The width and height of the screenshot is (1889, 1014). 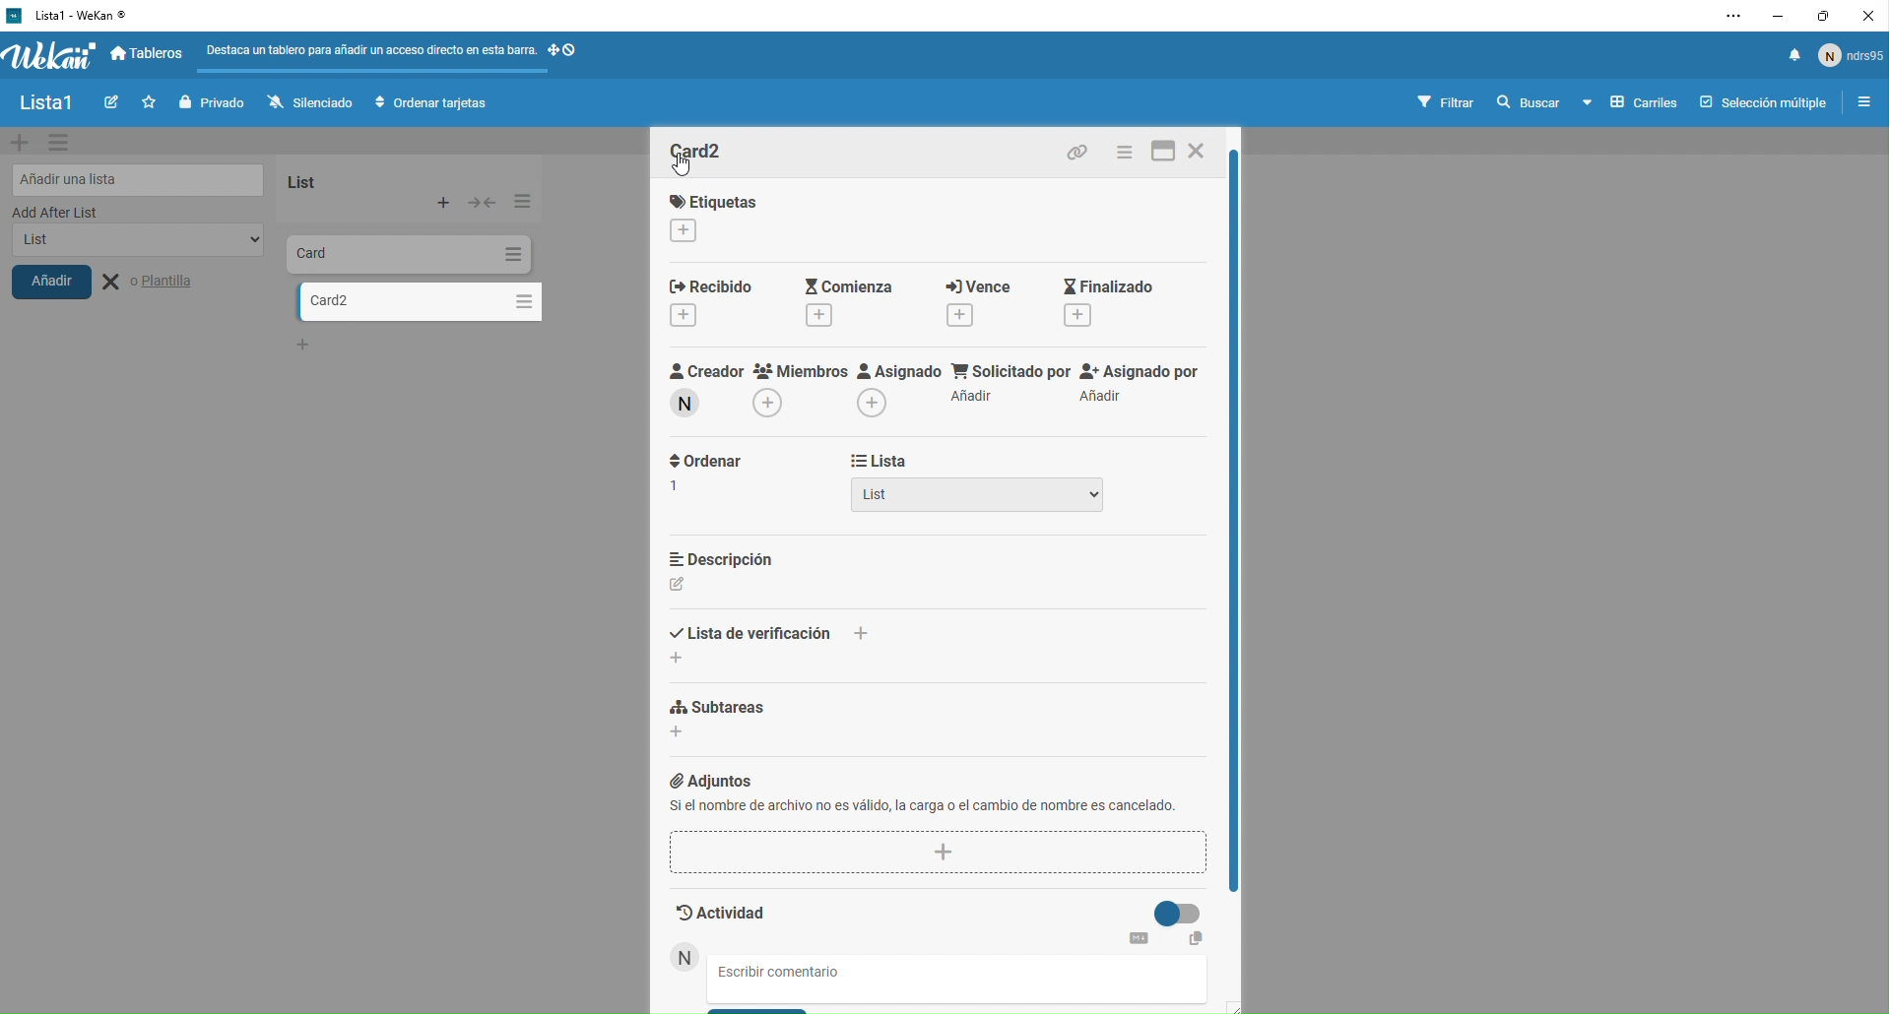 What do you see at coordinates (392, 301) in the screenshot?
I see `card 2` at bounding box center [392, 301].